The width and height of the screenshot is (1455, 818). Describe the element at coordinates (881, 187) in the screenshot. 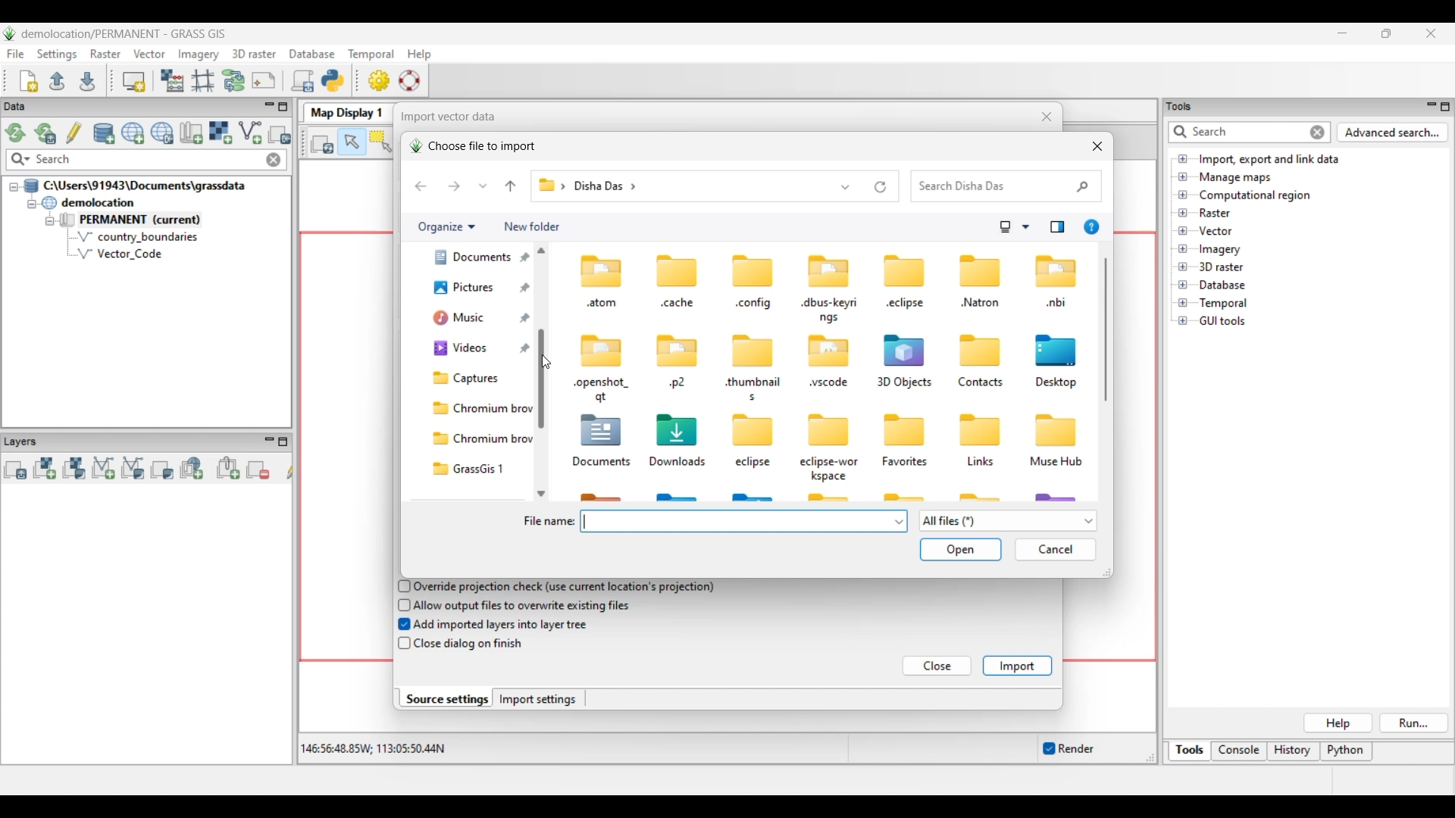

I see `Refresh current folder` at that location.